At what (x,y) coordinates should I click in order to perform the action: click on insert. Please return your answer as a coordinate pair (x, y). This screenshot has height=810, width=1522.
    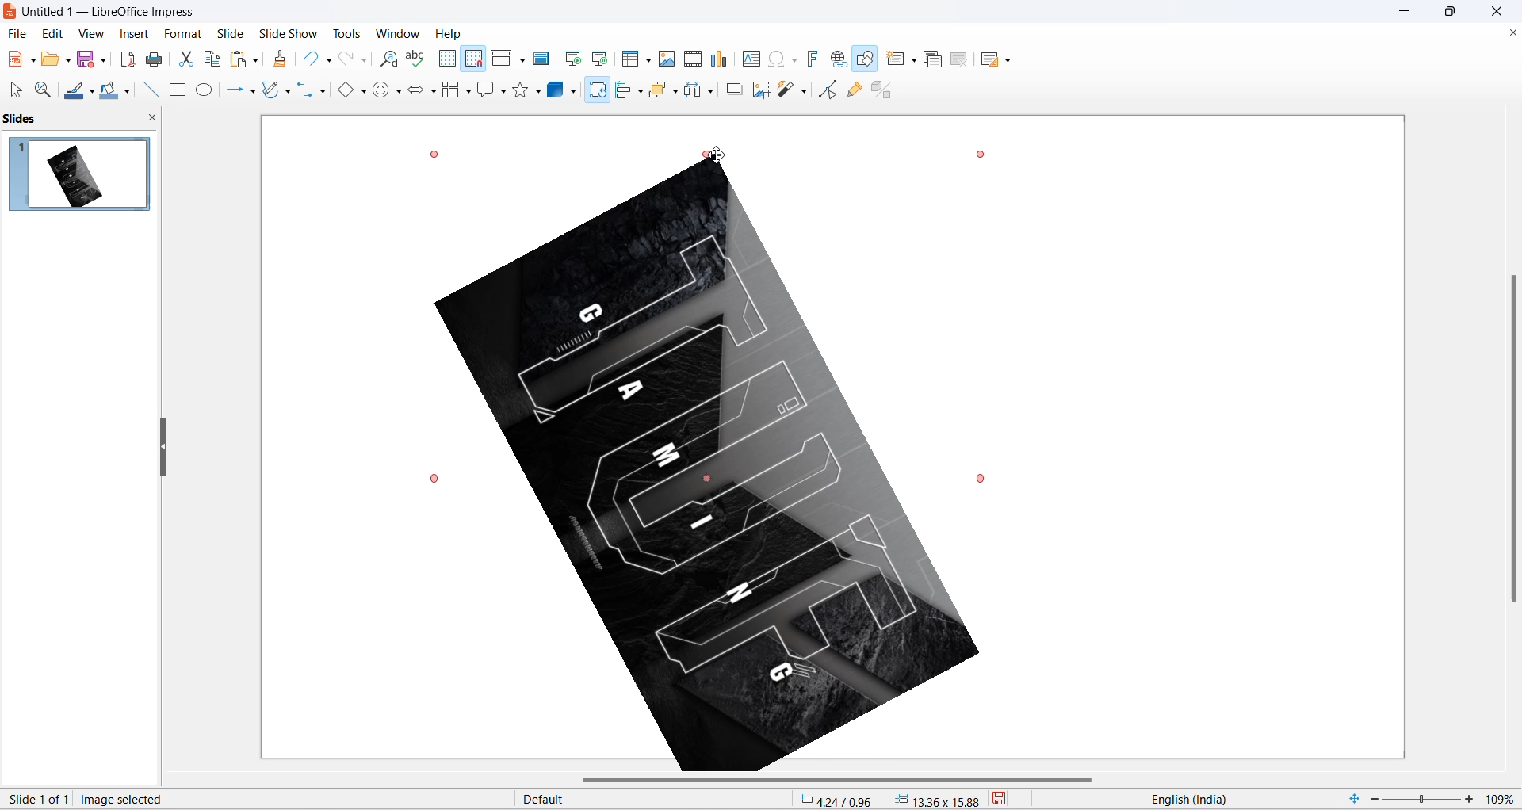
    Looking at the image, I should click on (132, 35).